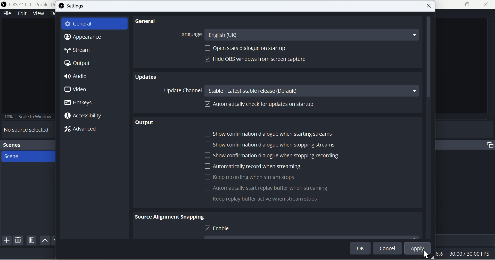 The height and width of the screenshot is (260, 495). I want to click on File, so click(6, 14).